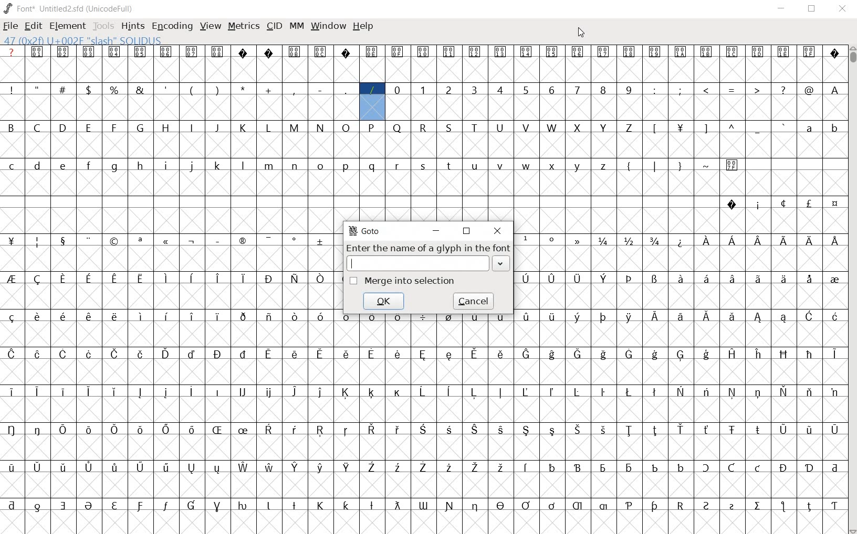 The image size is (857, 534). Describe the element at coordinates (11, 430) in the screenshot. I see `glyph` at that location.